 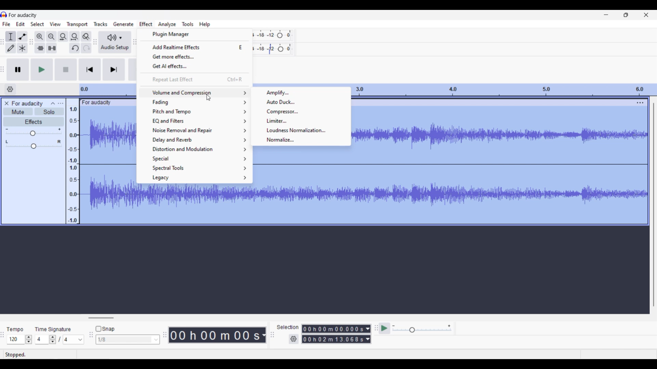 What do you see at coordinates (23, 37) in the screenshot?
I see `Envelop tool` at bounding box center [23, 37].